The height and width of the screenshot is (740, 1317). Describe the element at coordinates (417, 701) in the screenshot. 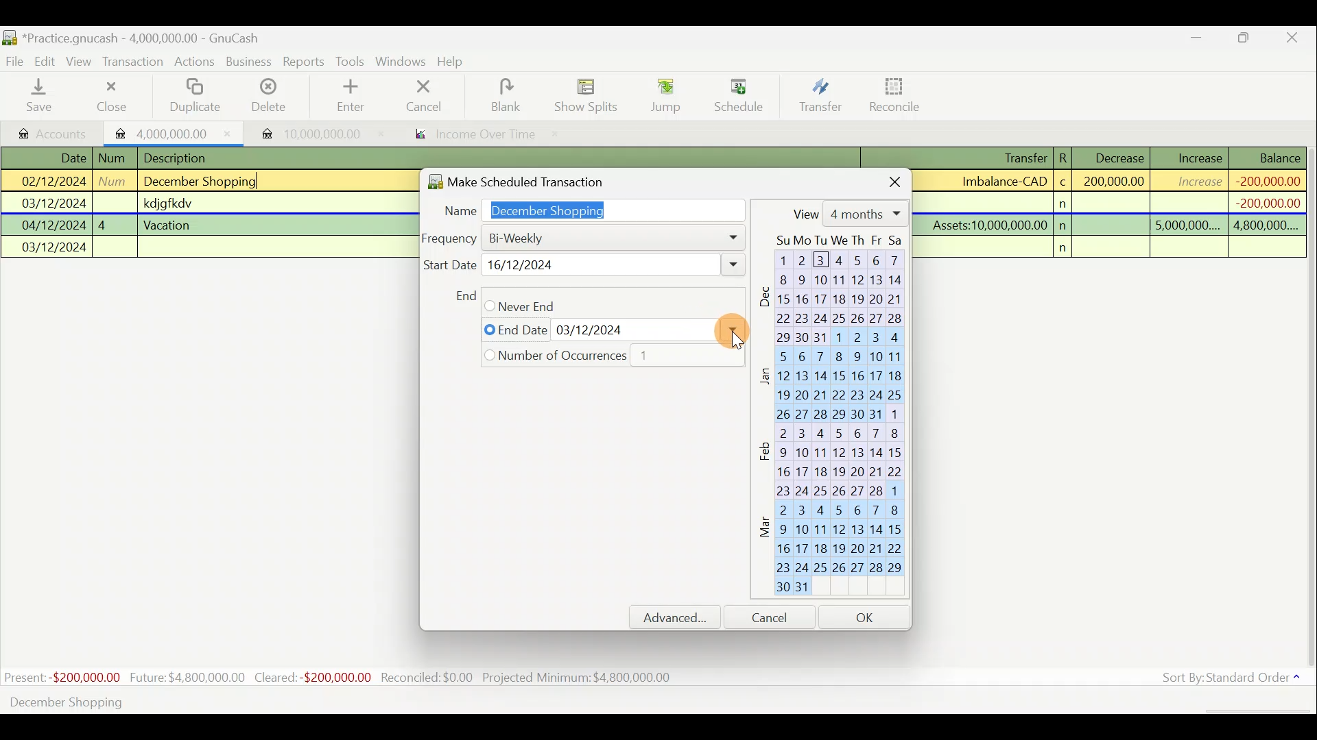

I see `Create a scheduled transaction` at that location.